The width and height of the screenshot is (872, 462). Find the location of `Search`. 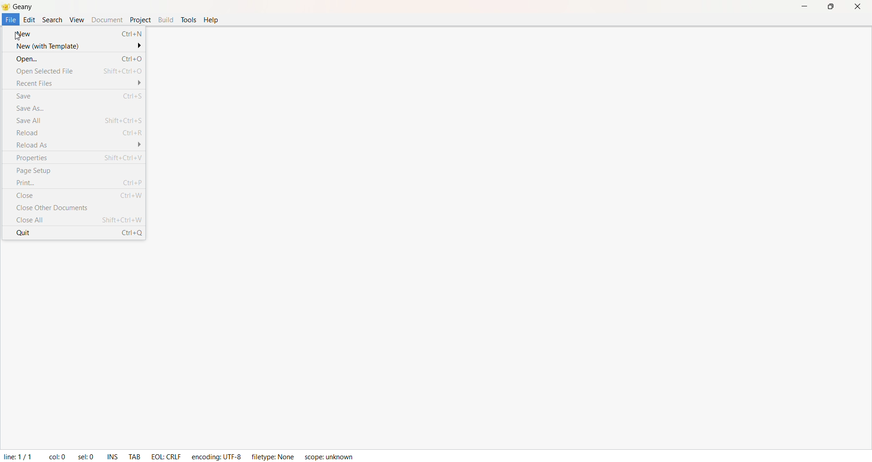

Search is located at coordinates (51, 20).